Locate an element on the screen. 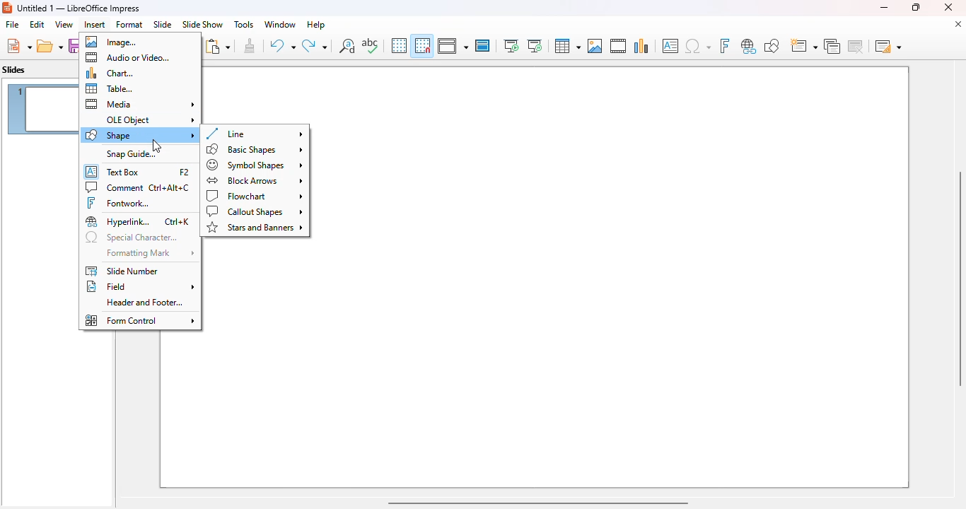 The height and width of the screenshot is (509, 966). hyperlink is located at coordinates (138, 222).